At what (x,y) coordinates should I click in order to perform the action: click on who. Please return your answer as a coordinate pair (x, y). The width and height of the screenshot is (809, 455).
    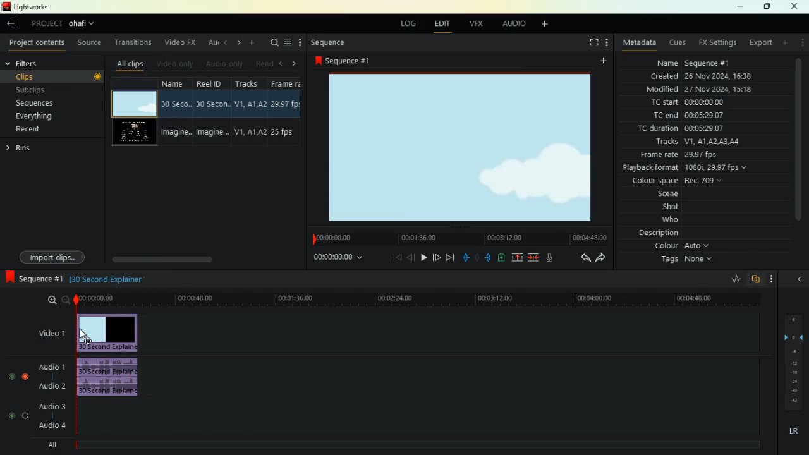
    Looking at the image, I should click on (662, 221).